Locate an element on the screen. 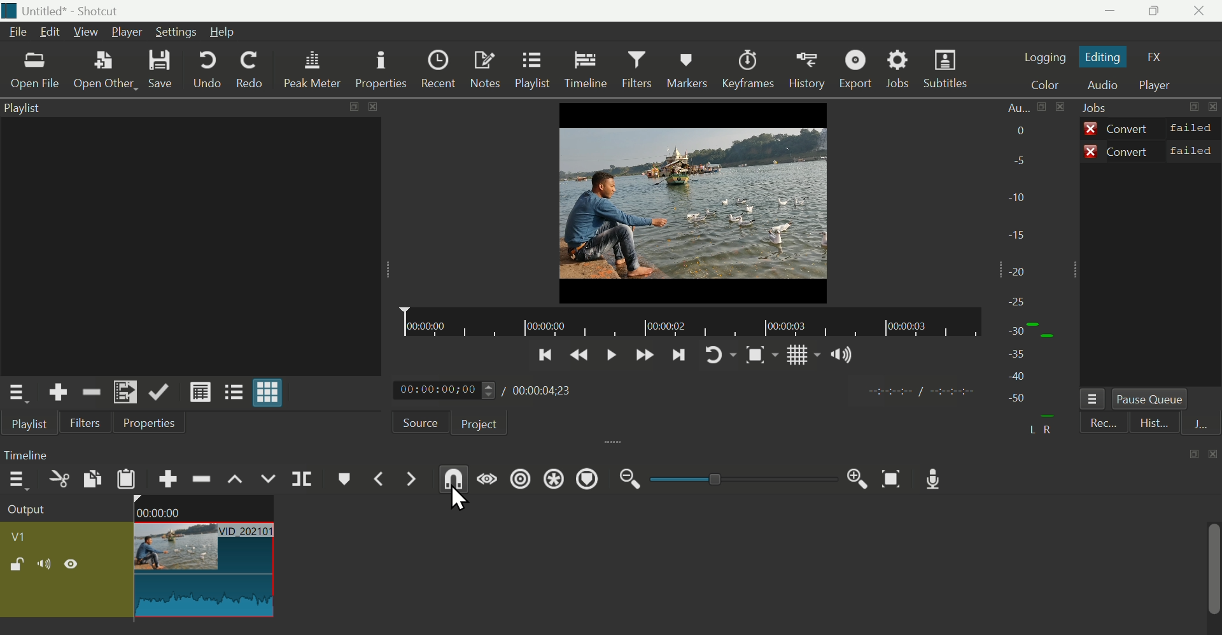 The width and height of the screenshot is (1222, 635). View as grid is located at coordinates (272, 392).